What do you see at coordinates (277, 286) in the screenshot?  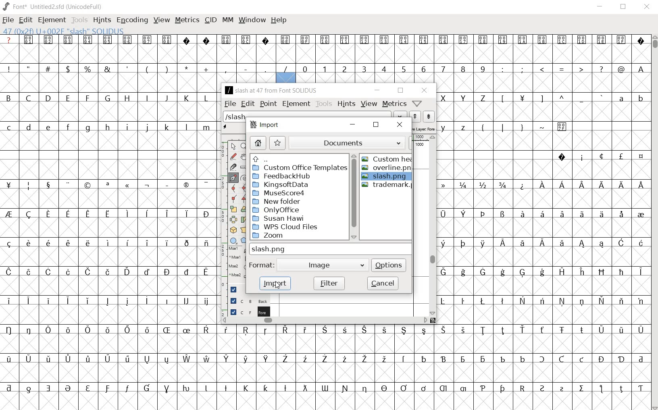 I see `cursor` at bounding box center [277, 286].